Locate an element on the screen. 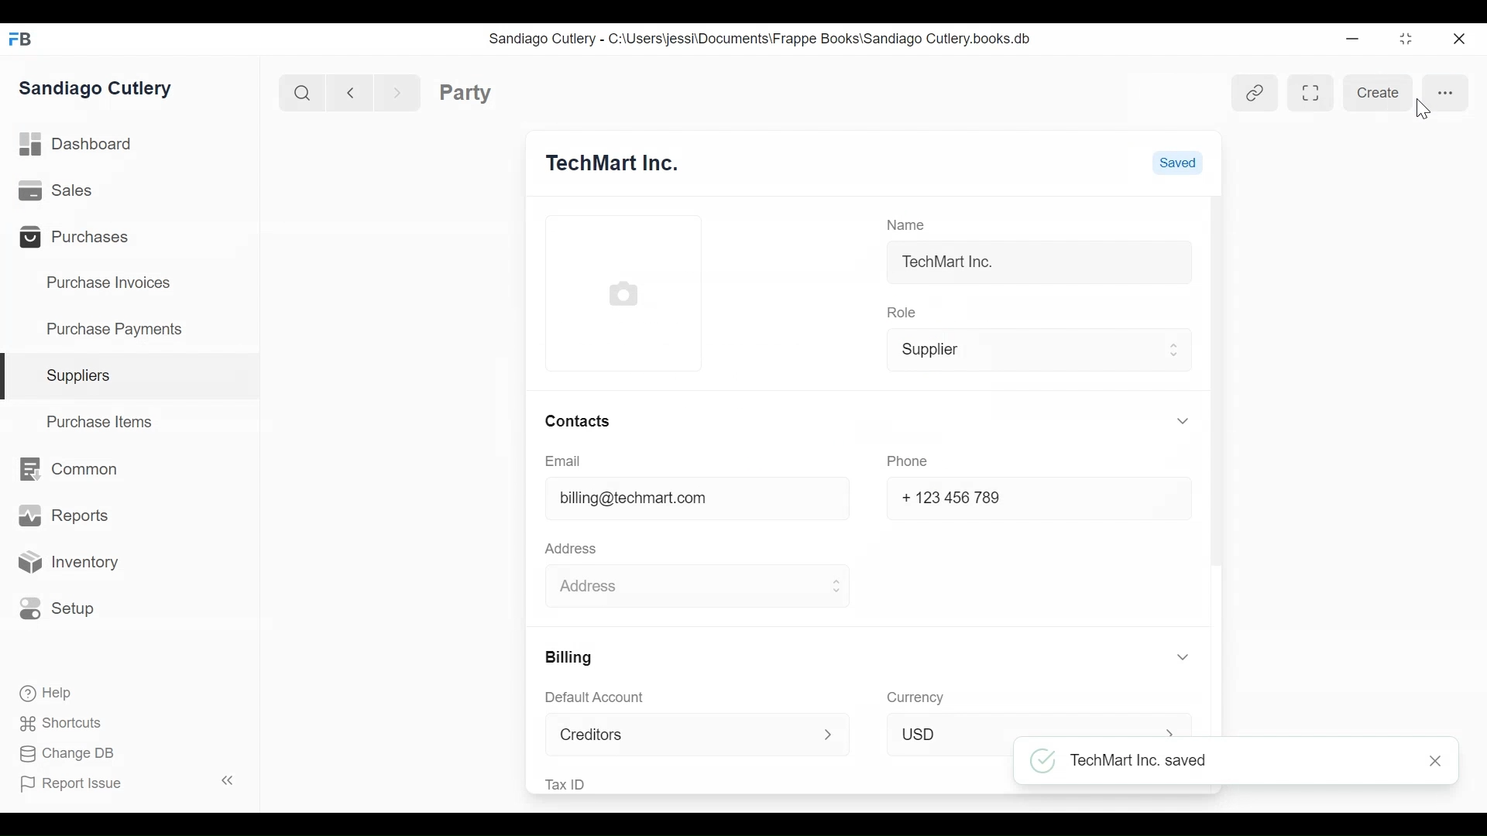 Image resolution: width=1487 pixels, height=836 pixels. Common is located at coordinates (79, 471).